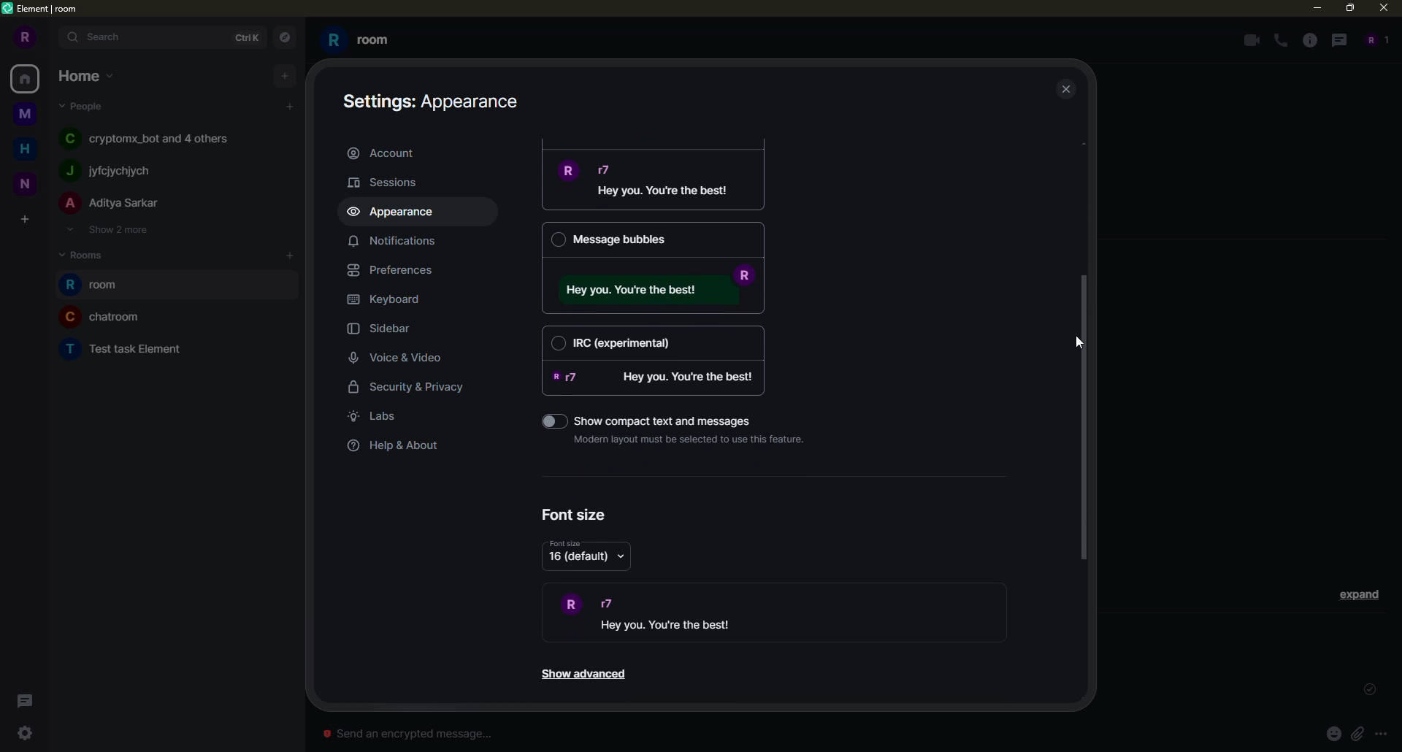 The height and width of the screenshot is (752, 1402). I want to click on people, so click(112, 204).